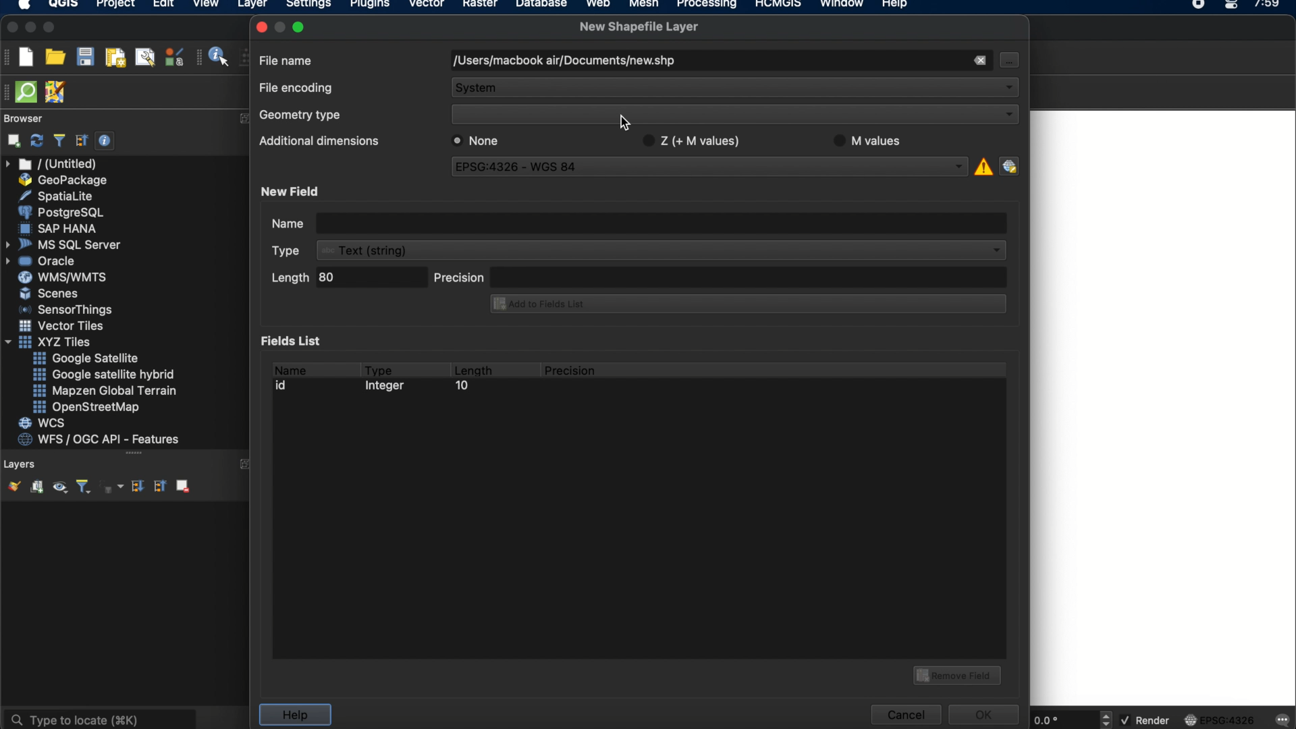 Image resolution: width=1296 pixels, height=729 pixels. Describe the element at coordinates (294, 86) in the screenshot. I see `file encoding` at that location.